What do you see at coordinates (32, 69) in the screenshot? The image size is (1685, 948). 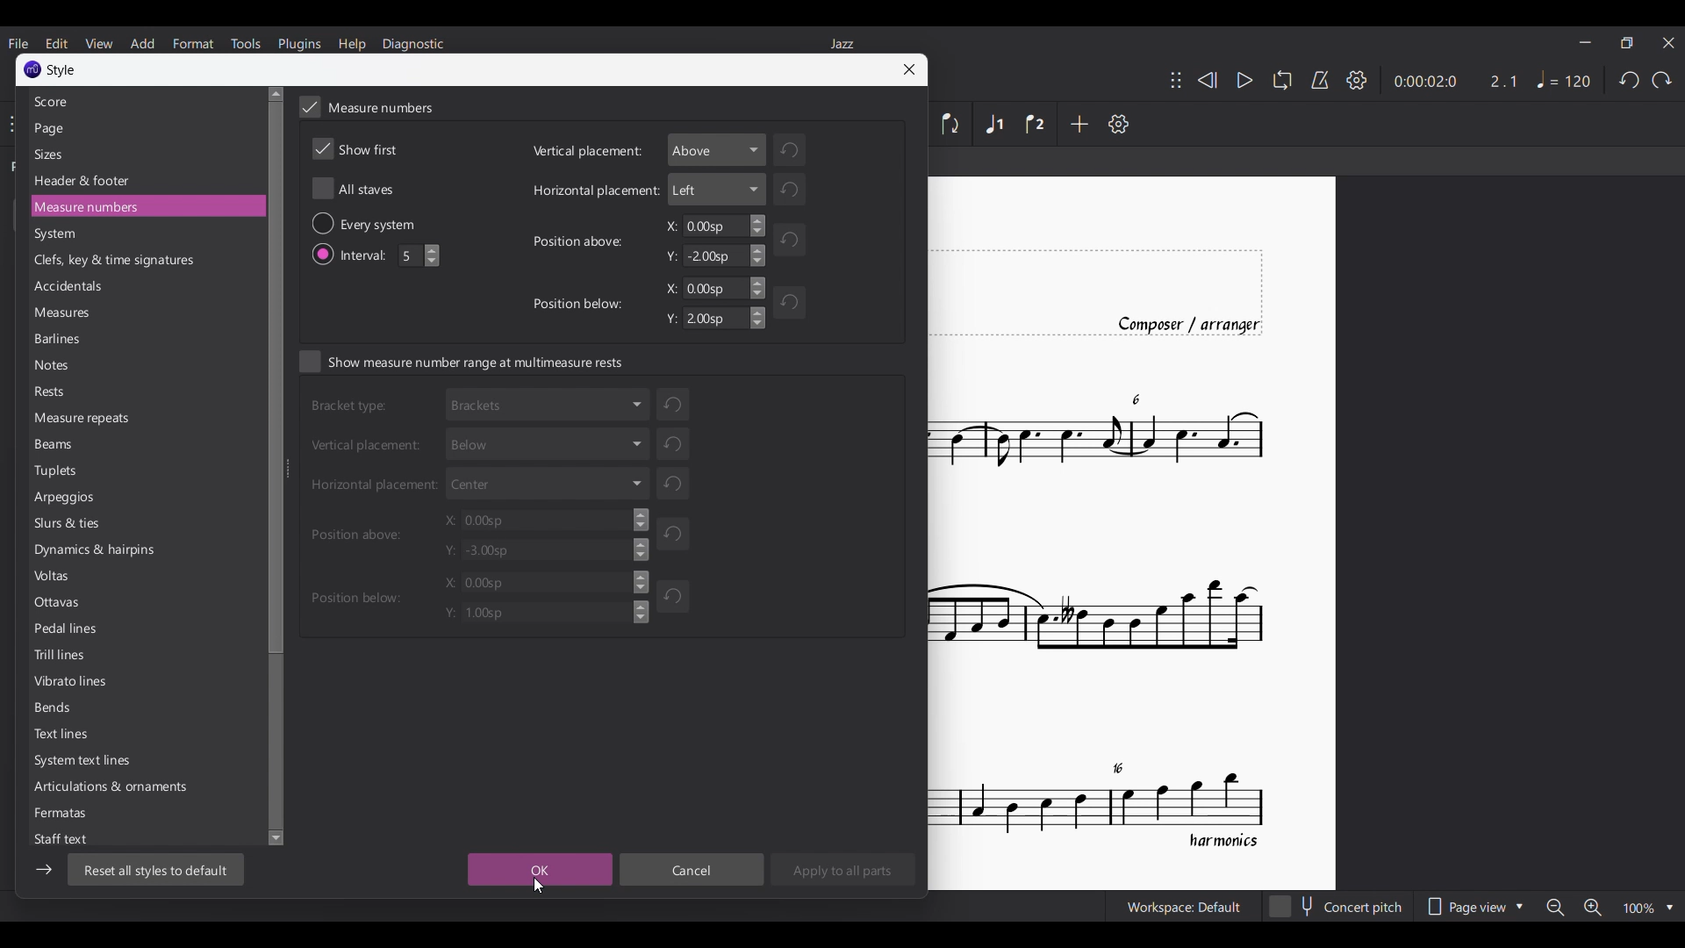 I see `Software logo` at bounding box center [32, 69].